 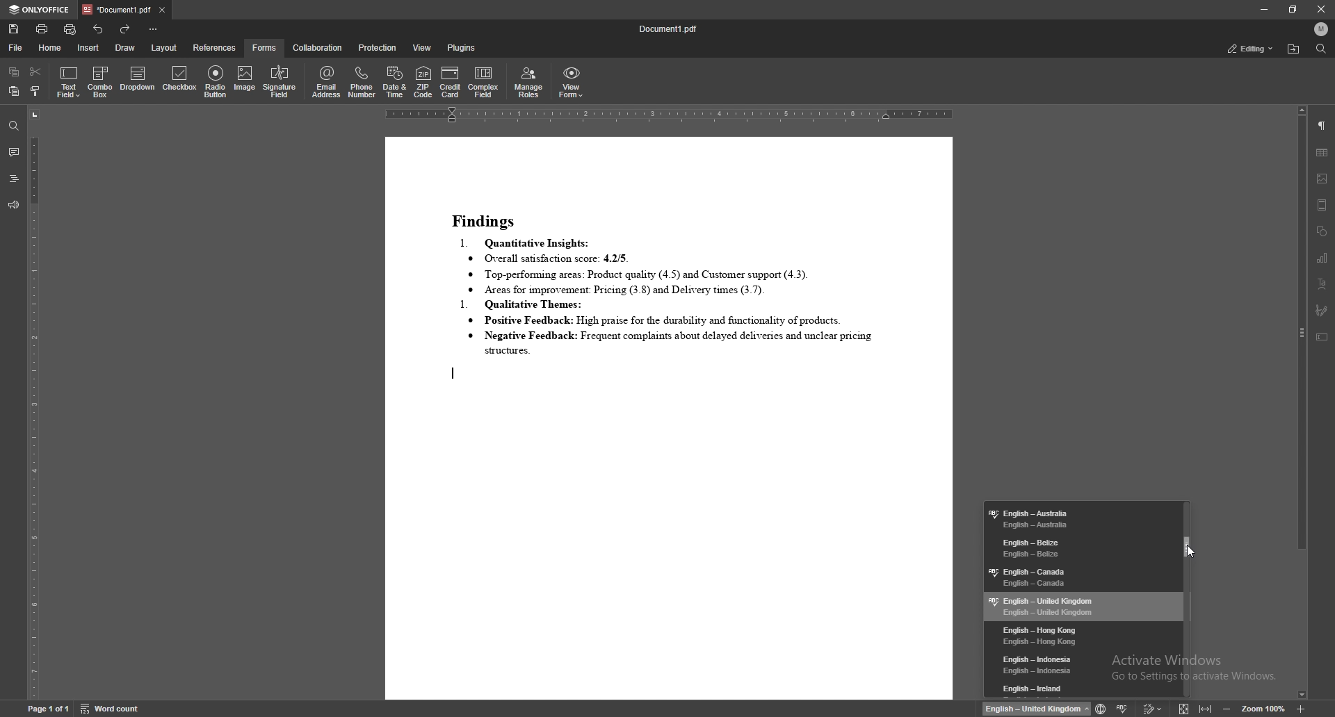 What do you see at coordinates (1322, 283) in the screenshot?
I see `text art` at bounding box center [1322, 283].